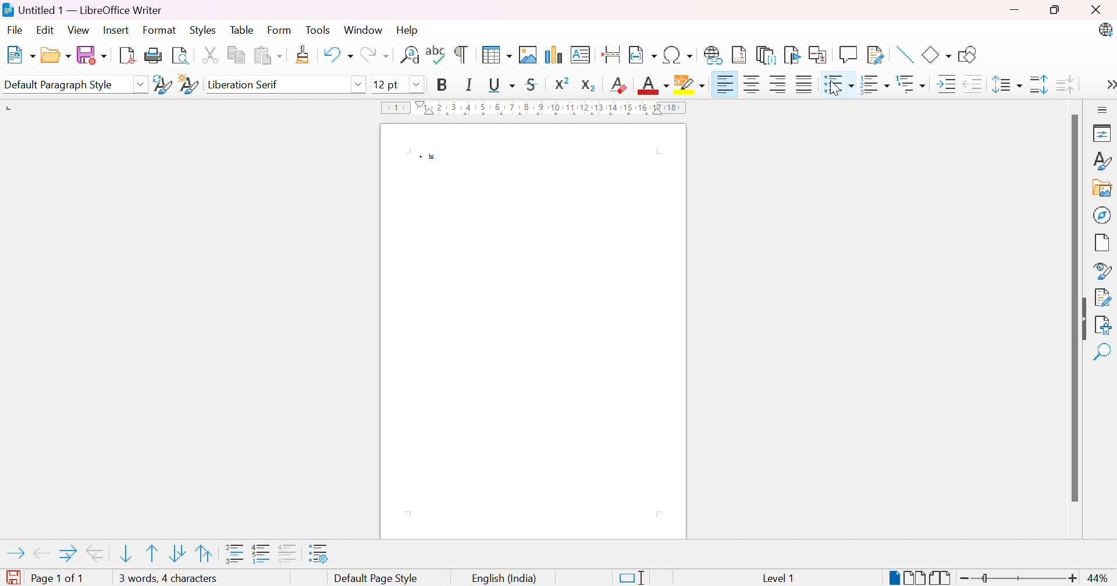  I want to click on Cut, so click(213, 56).